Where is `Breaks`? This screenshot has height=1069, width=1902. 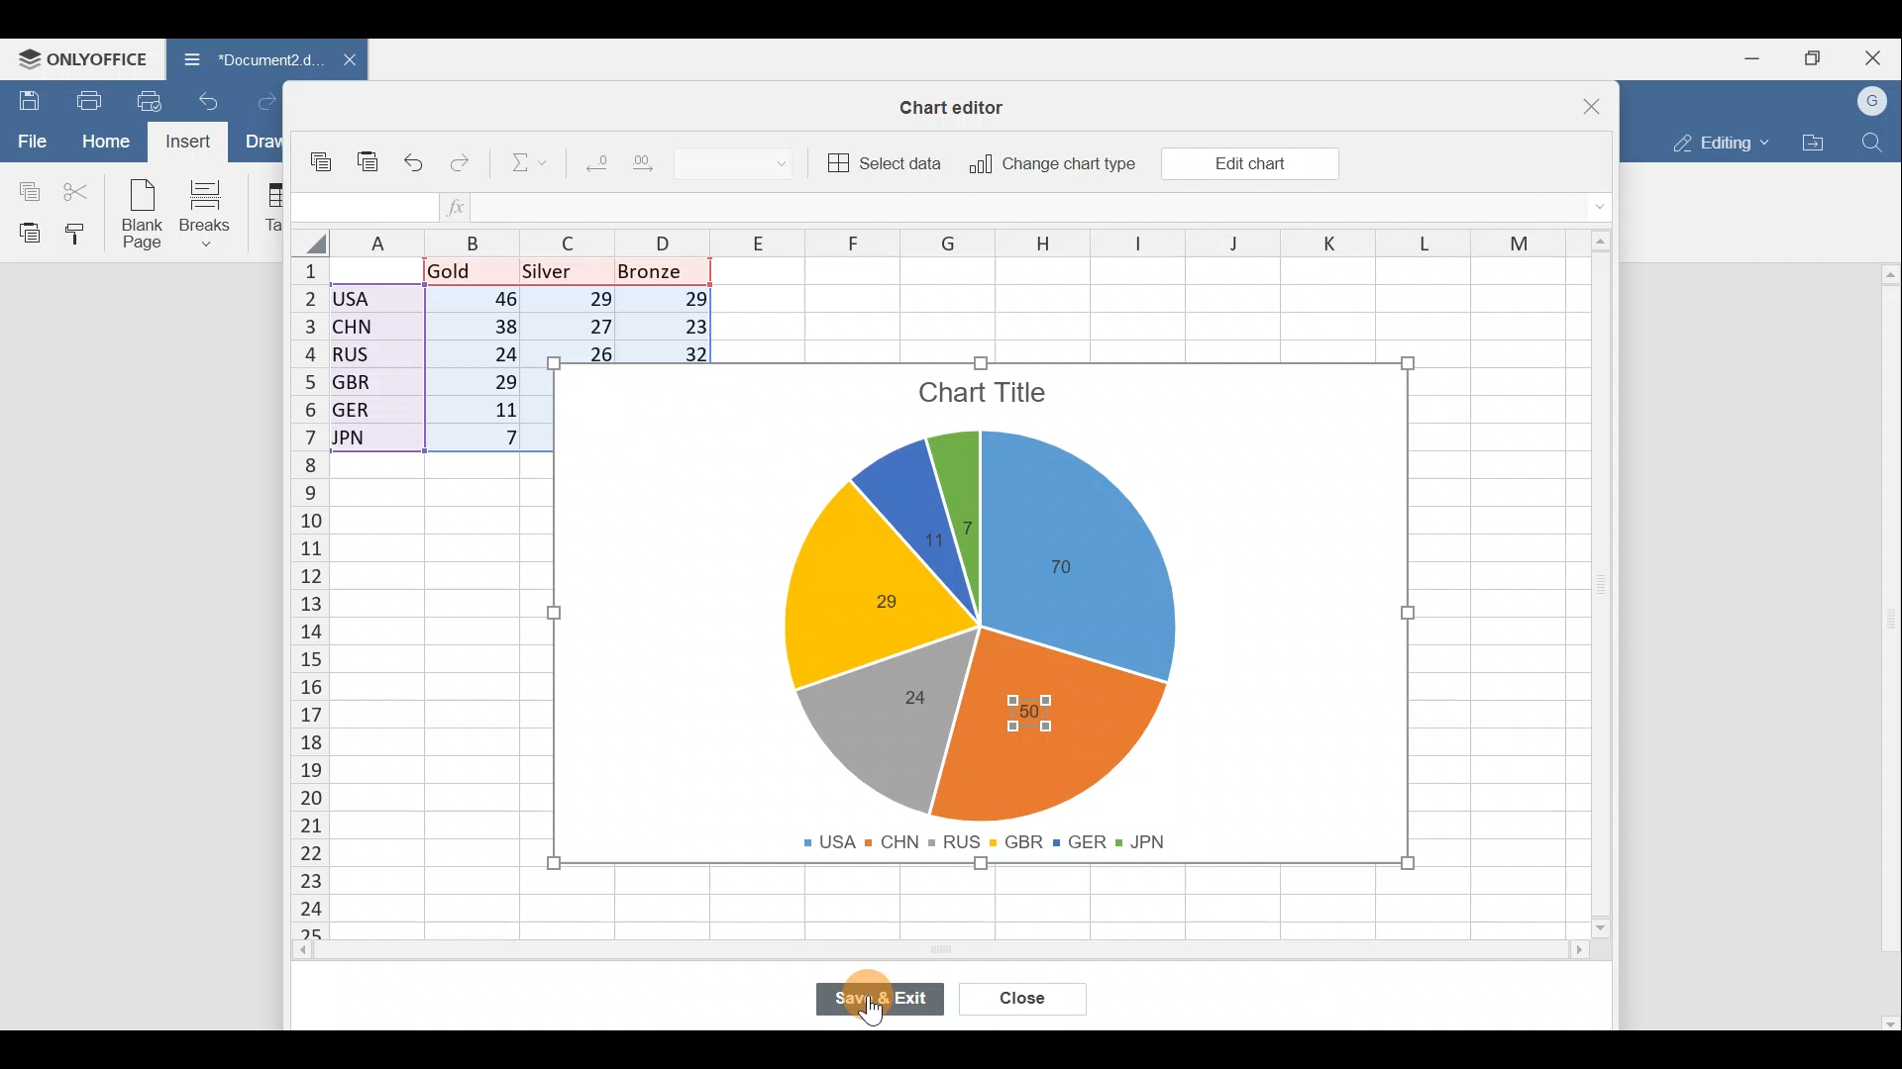
Breaks is located at coordinates (209, 216).